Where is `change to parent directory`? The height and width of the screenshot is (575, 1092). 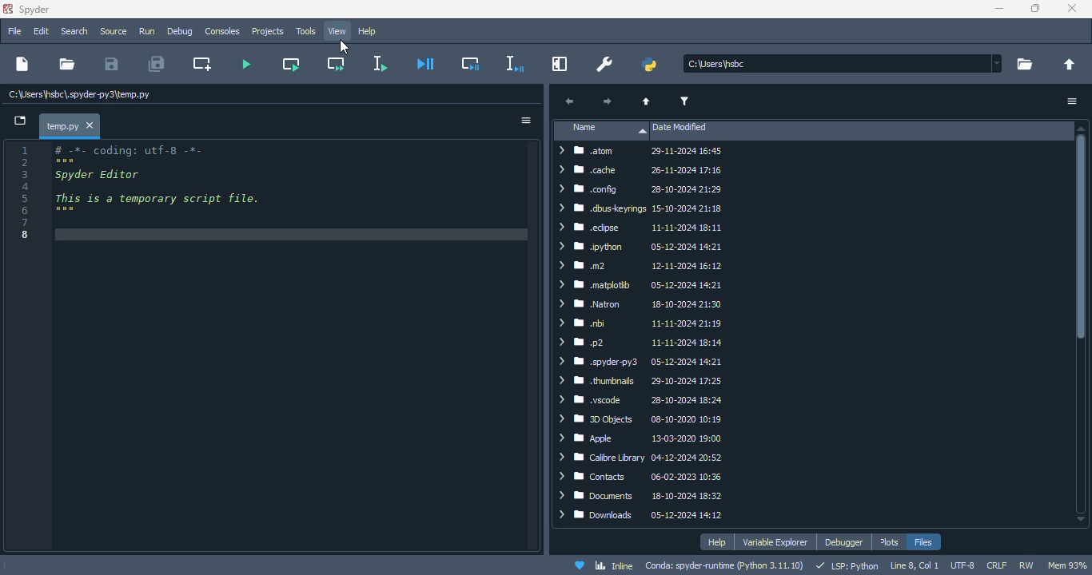 change to parent directory is located at coordinates (1070, 65).